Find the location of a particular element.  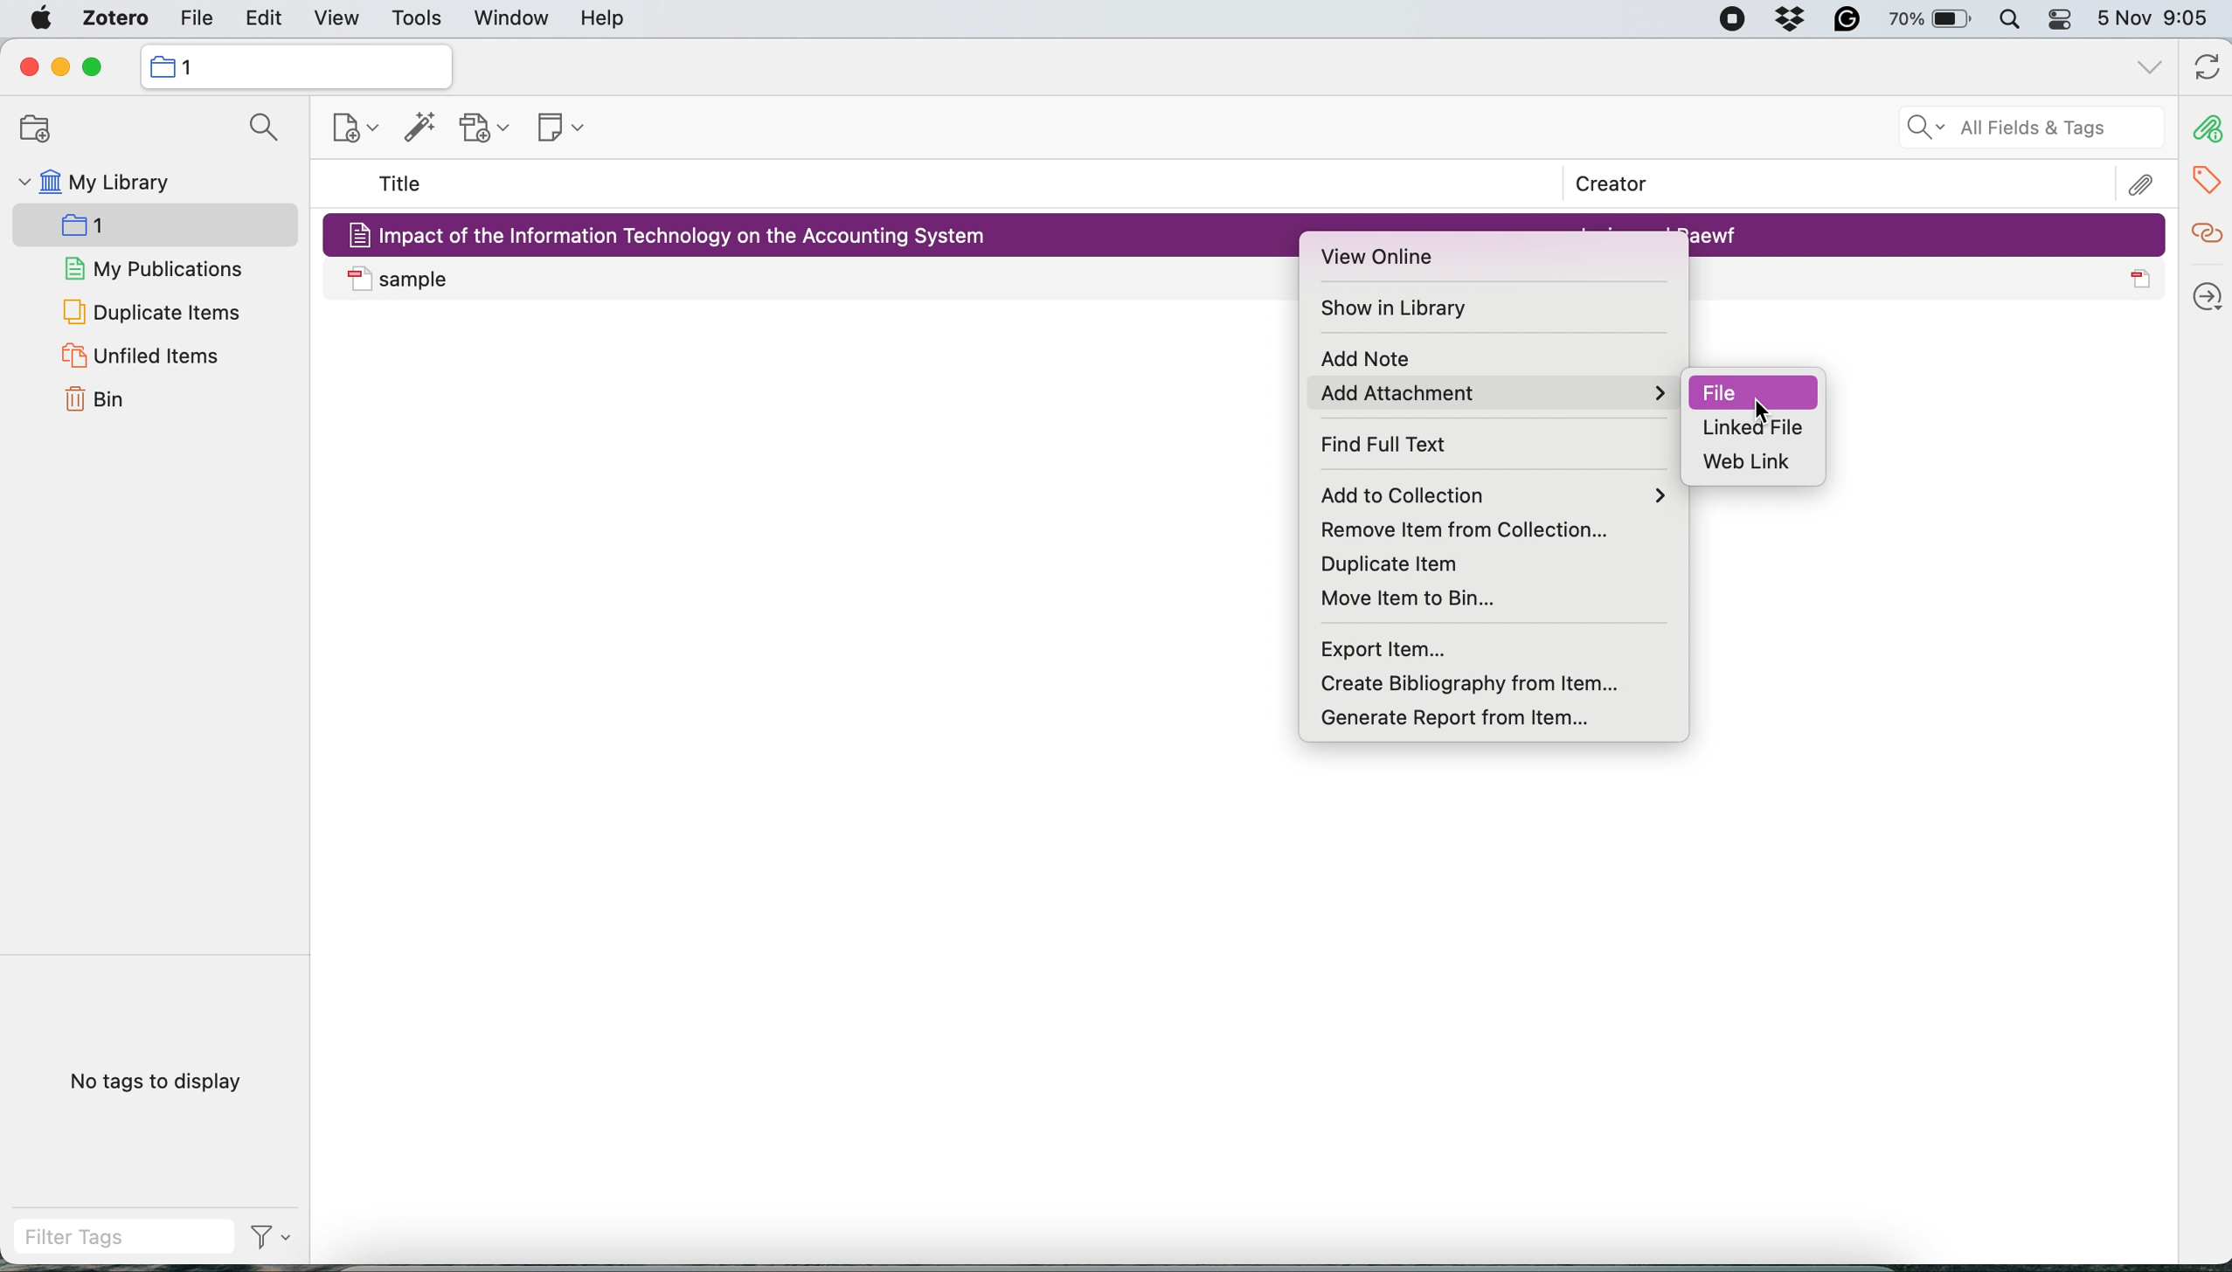

close is located at coordinates (27, 67).